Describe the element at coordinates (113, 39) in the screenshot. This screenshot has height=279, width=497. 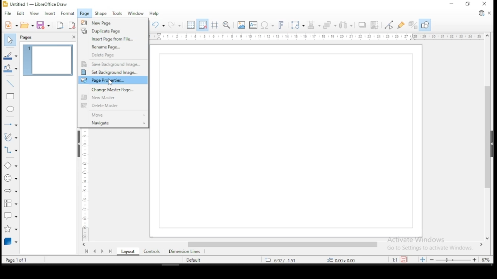
I see `insert page from file` at that location.